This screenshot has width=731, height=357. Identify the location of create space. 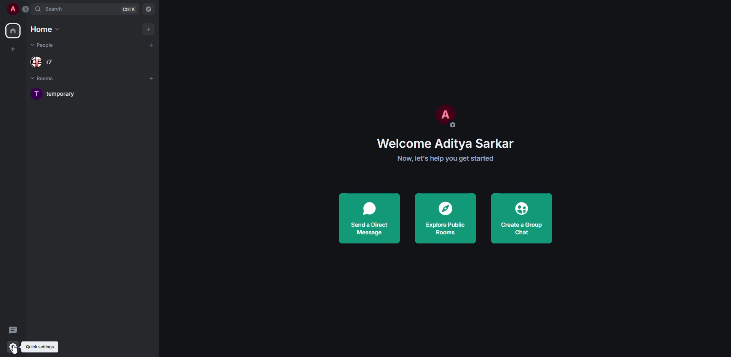
(12, 49).